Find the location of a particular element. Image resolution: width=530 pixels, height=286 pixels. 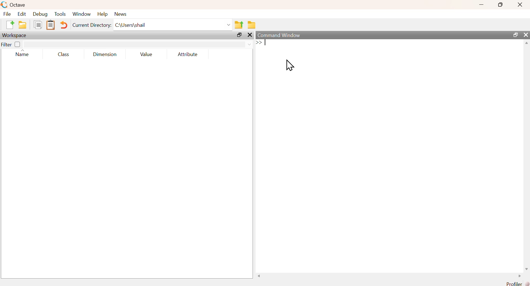

Duplicate is located at coordinates (38, 24).